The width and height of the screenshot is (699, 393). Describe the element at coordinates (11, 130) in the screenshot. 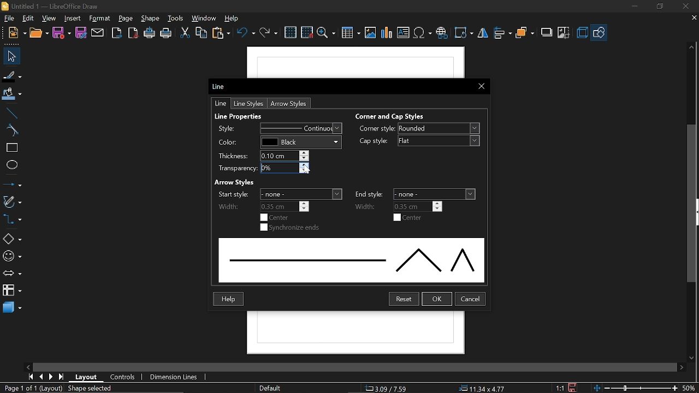

I see `curve` at that location.